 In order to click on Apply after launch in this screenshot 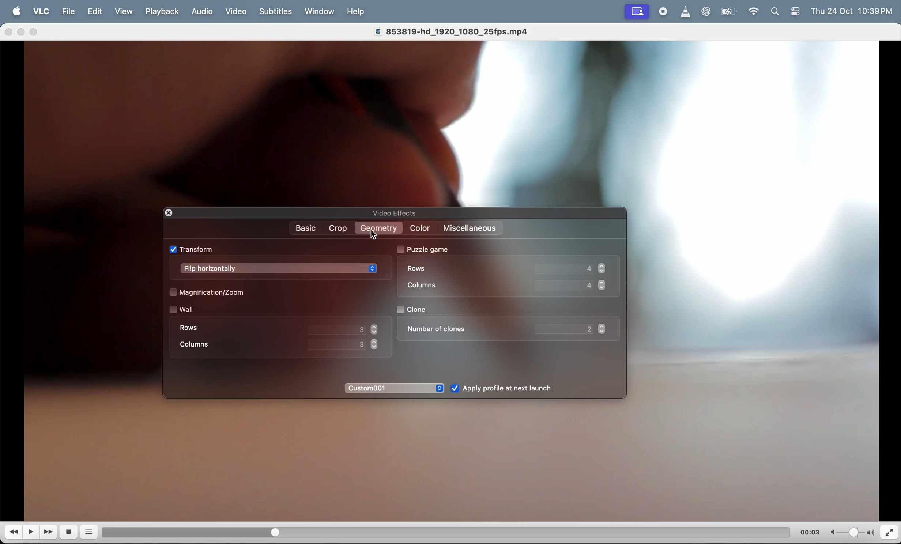, I will do `click(509, 389)`.